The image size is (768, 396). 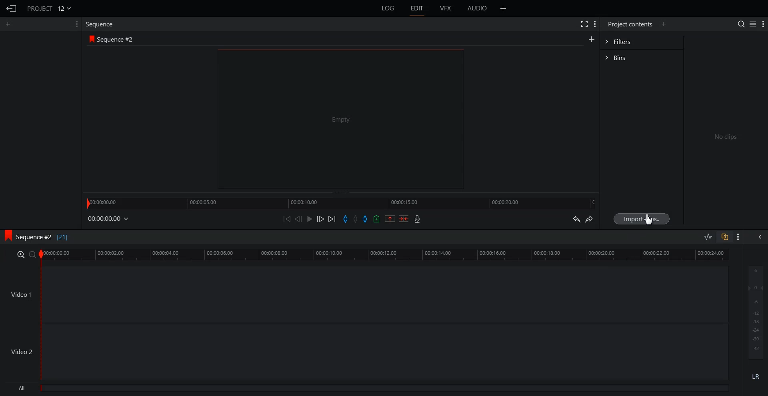 I want to click on LOG, so click(x=388, y=8).